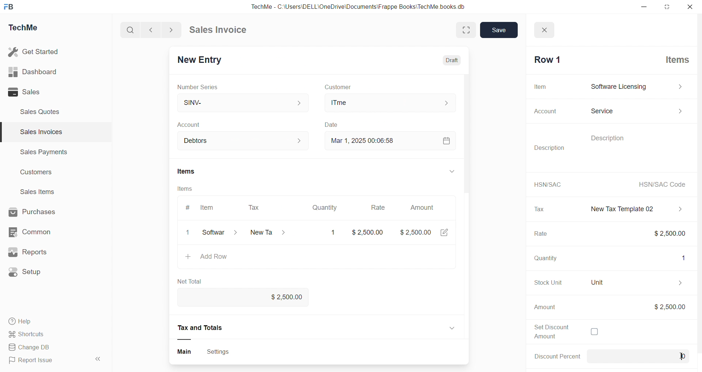 This screenshot has height=372, width=702. I want to click on $2,500.00, so click(283, 297).